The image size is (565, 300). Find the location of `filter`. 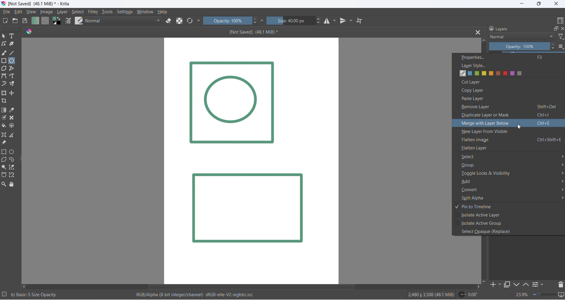

filter is located at coordinates (92, 12).